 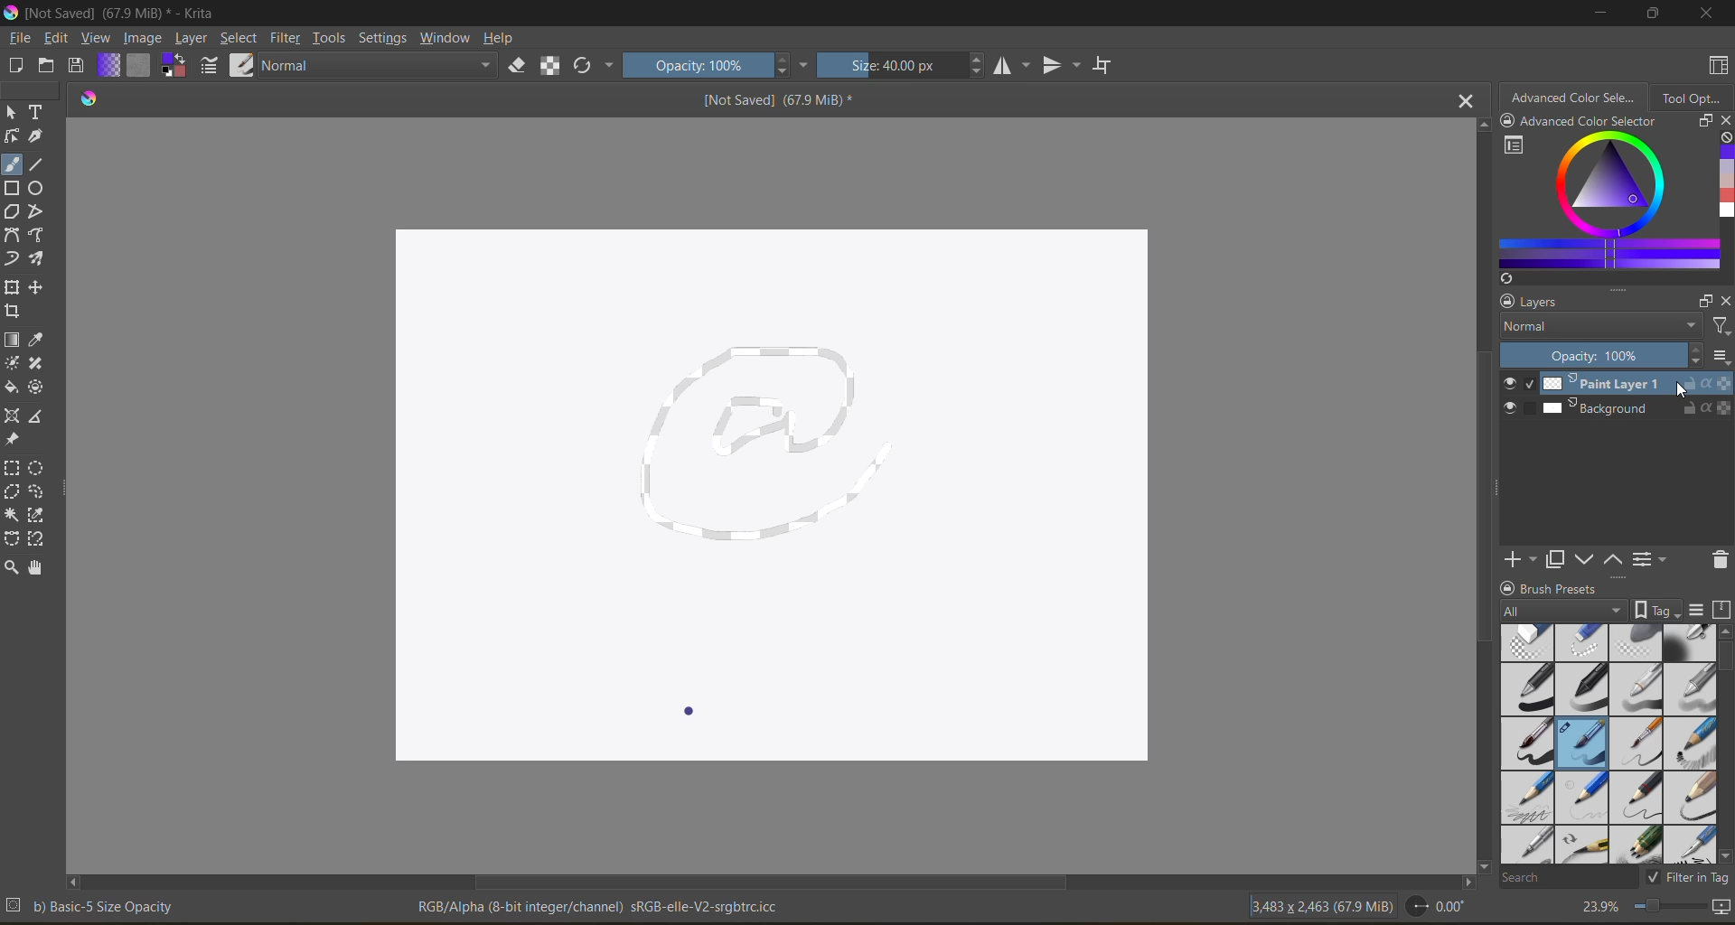 I want to click on magnetic curve selection, so click(x=37, y=540).